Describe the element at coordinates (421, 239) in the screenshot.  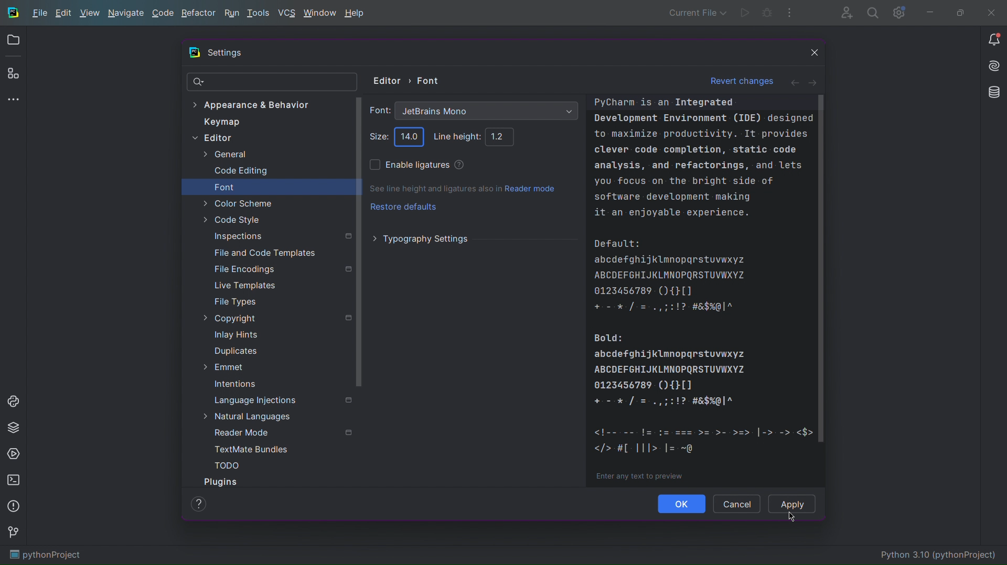
I see `Typography` at that location.